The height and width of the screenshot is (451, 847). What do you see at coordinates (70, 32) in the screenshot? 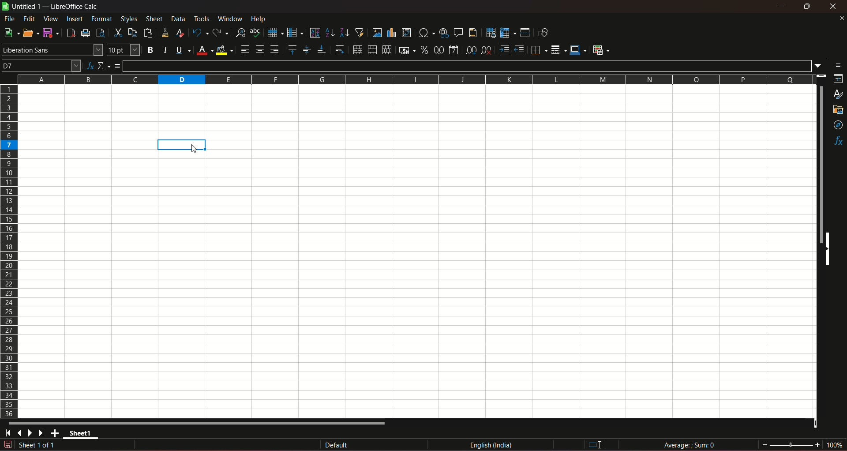
I see `export directly as PDF` at bounding box center [70, 32].